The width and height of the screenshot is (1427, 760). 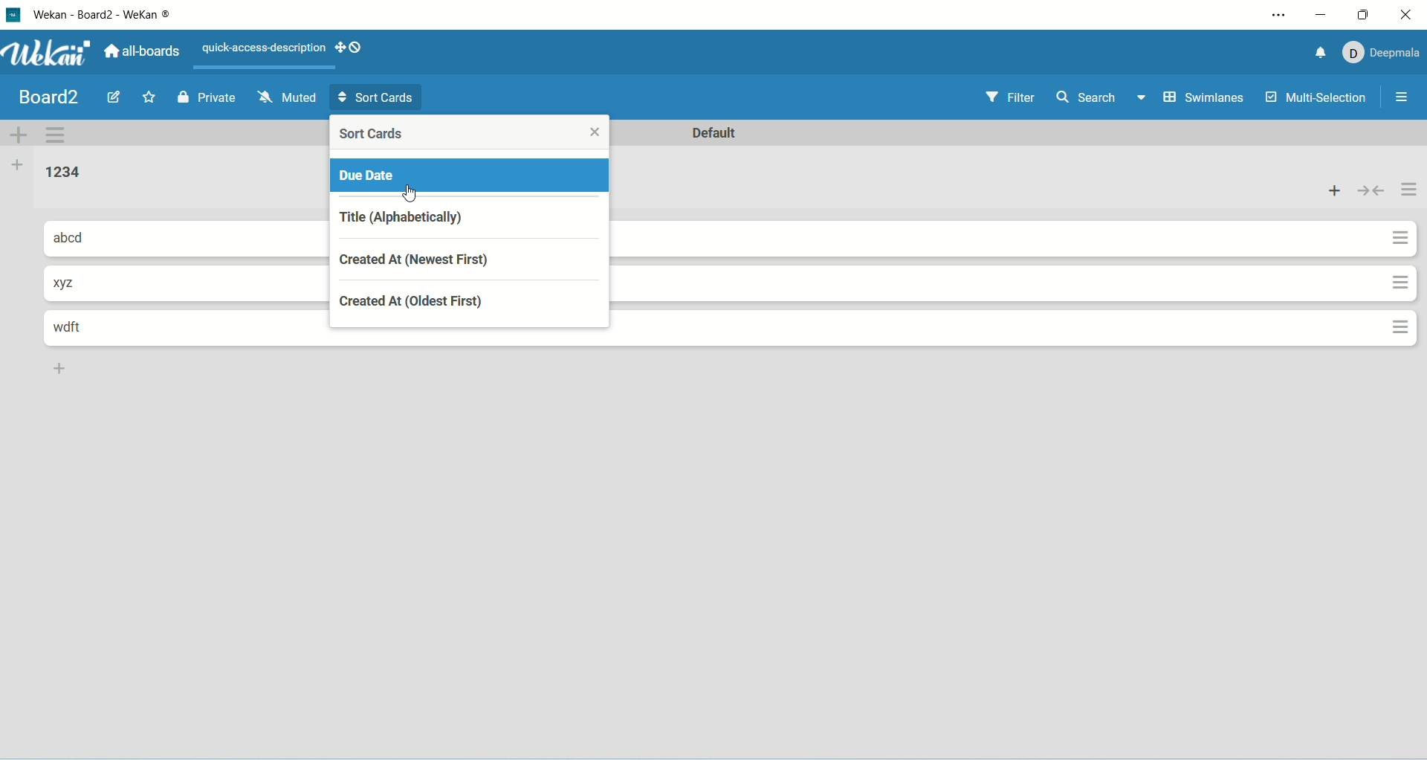 I want to click on sort cards, so click(x=470, y=133).